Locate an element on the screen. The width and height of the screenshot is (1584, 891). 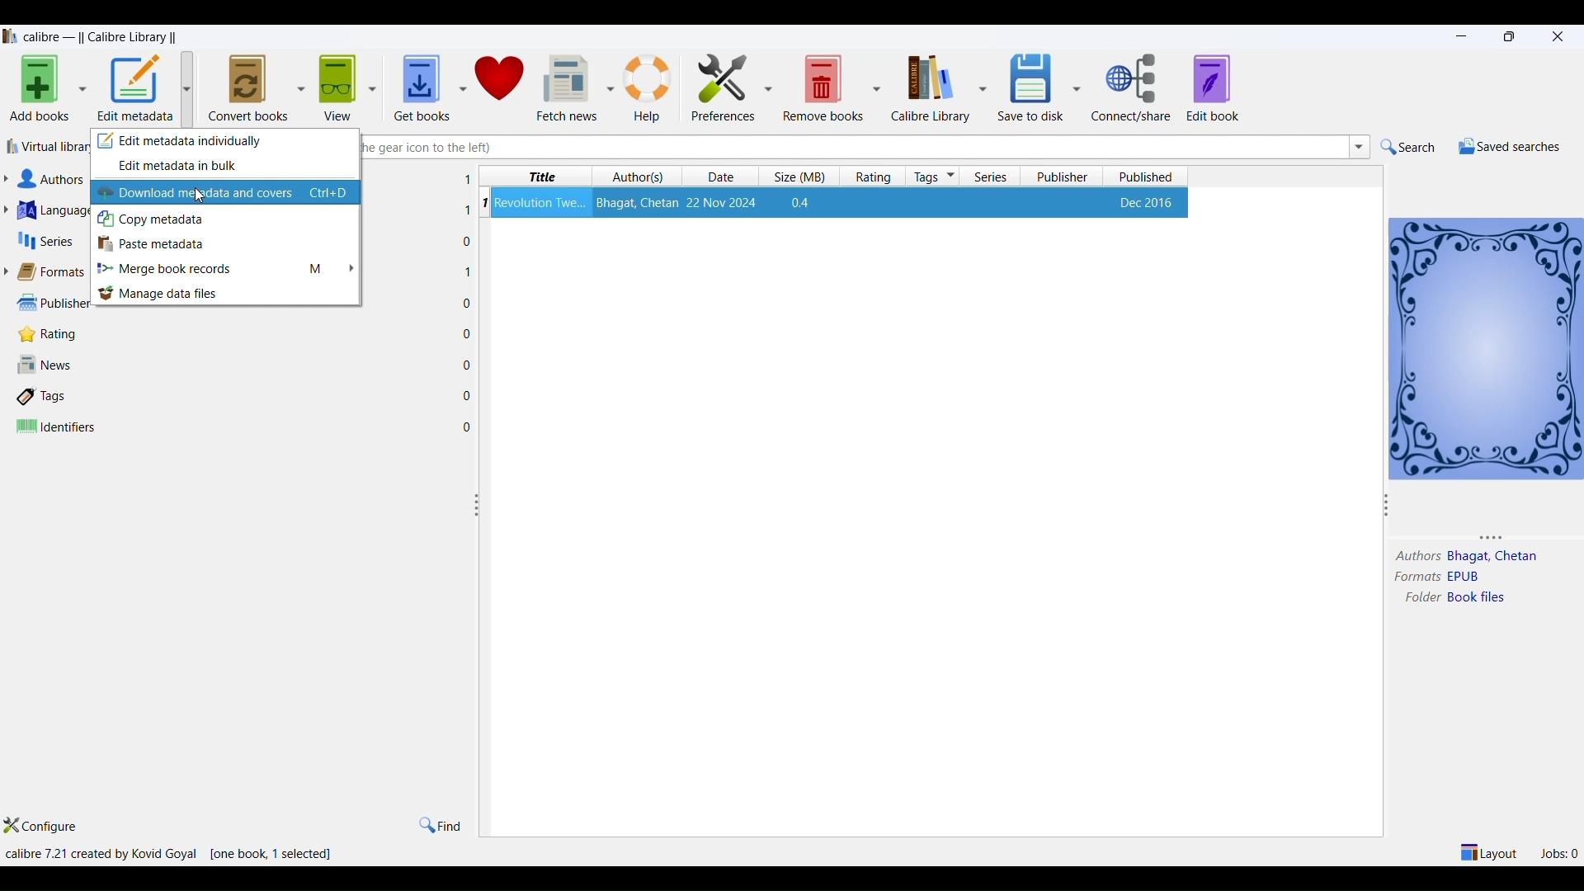
logo is located at coordinates (10, 35).